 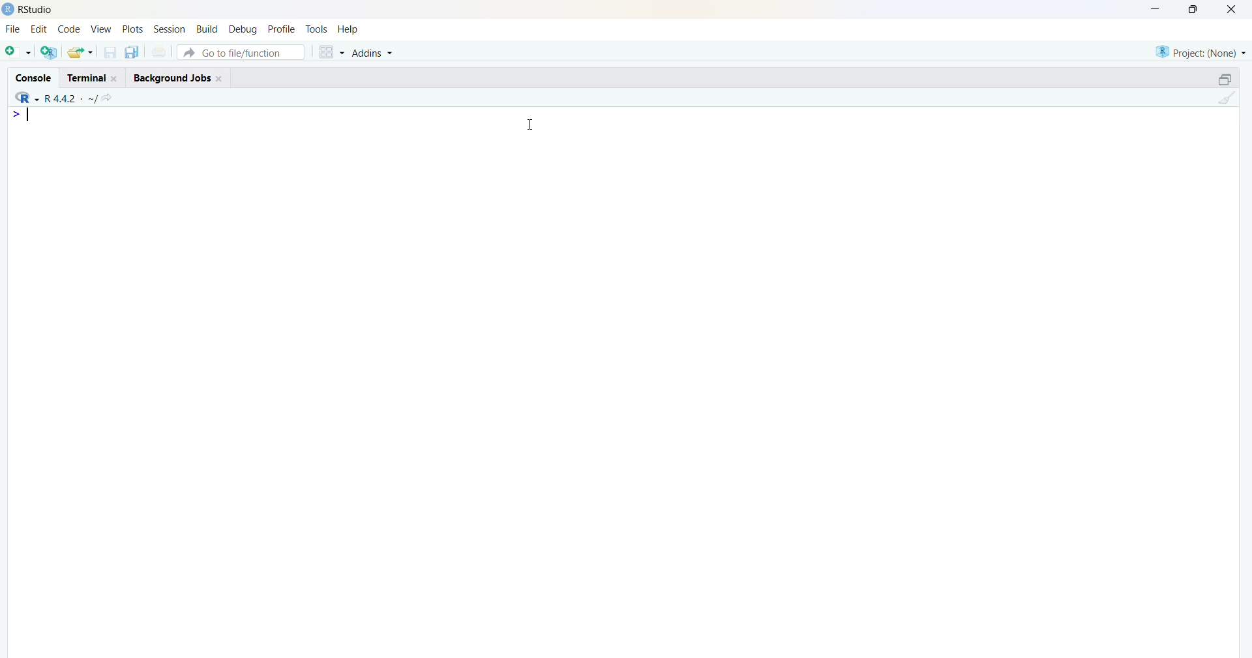 I want to click on Close, so click(x=1229, y=9).